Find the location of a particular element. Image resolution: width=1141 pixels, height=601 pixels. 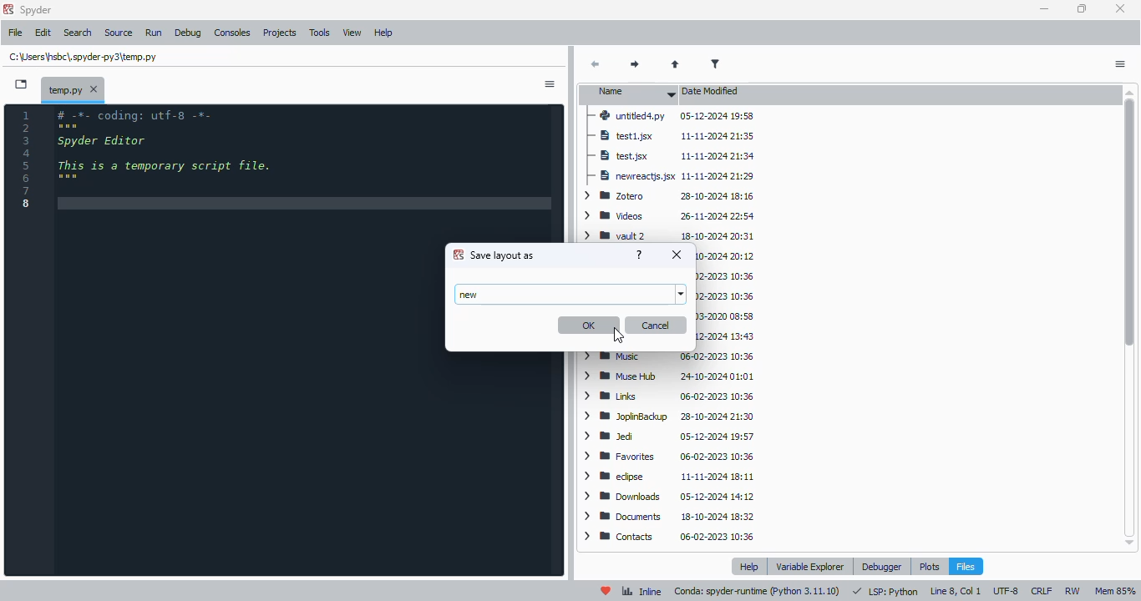

tools is located at coordinates (320, 33).